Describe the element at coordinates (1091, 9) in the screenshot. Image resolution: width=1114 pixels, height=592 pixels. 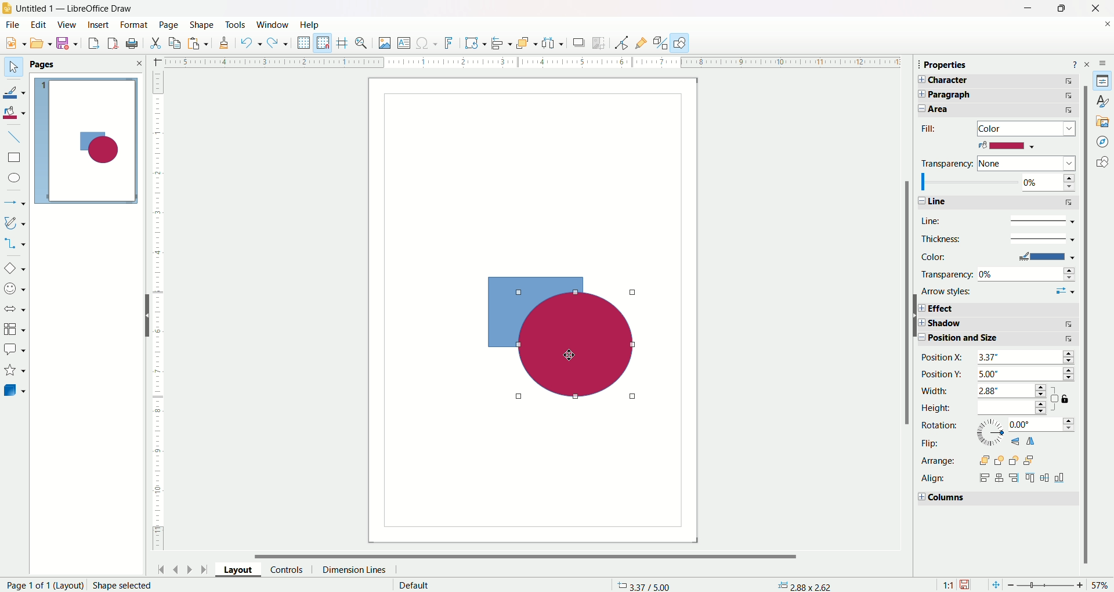
I see `close` at that location.